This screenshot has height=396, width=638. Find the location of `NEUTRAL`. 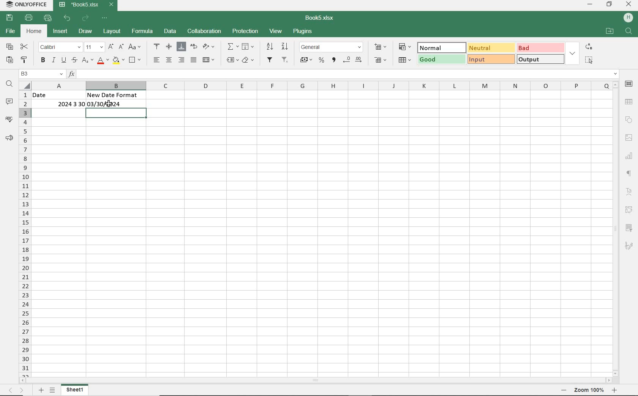

NEUTRAL is located at coordinates (490, 47).